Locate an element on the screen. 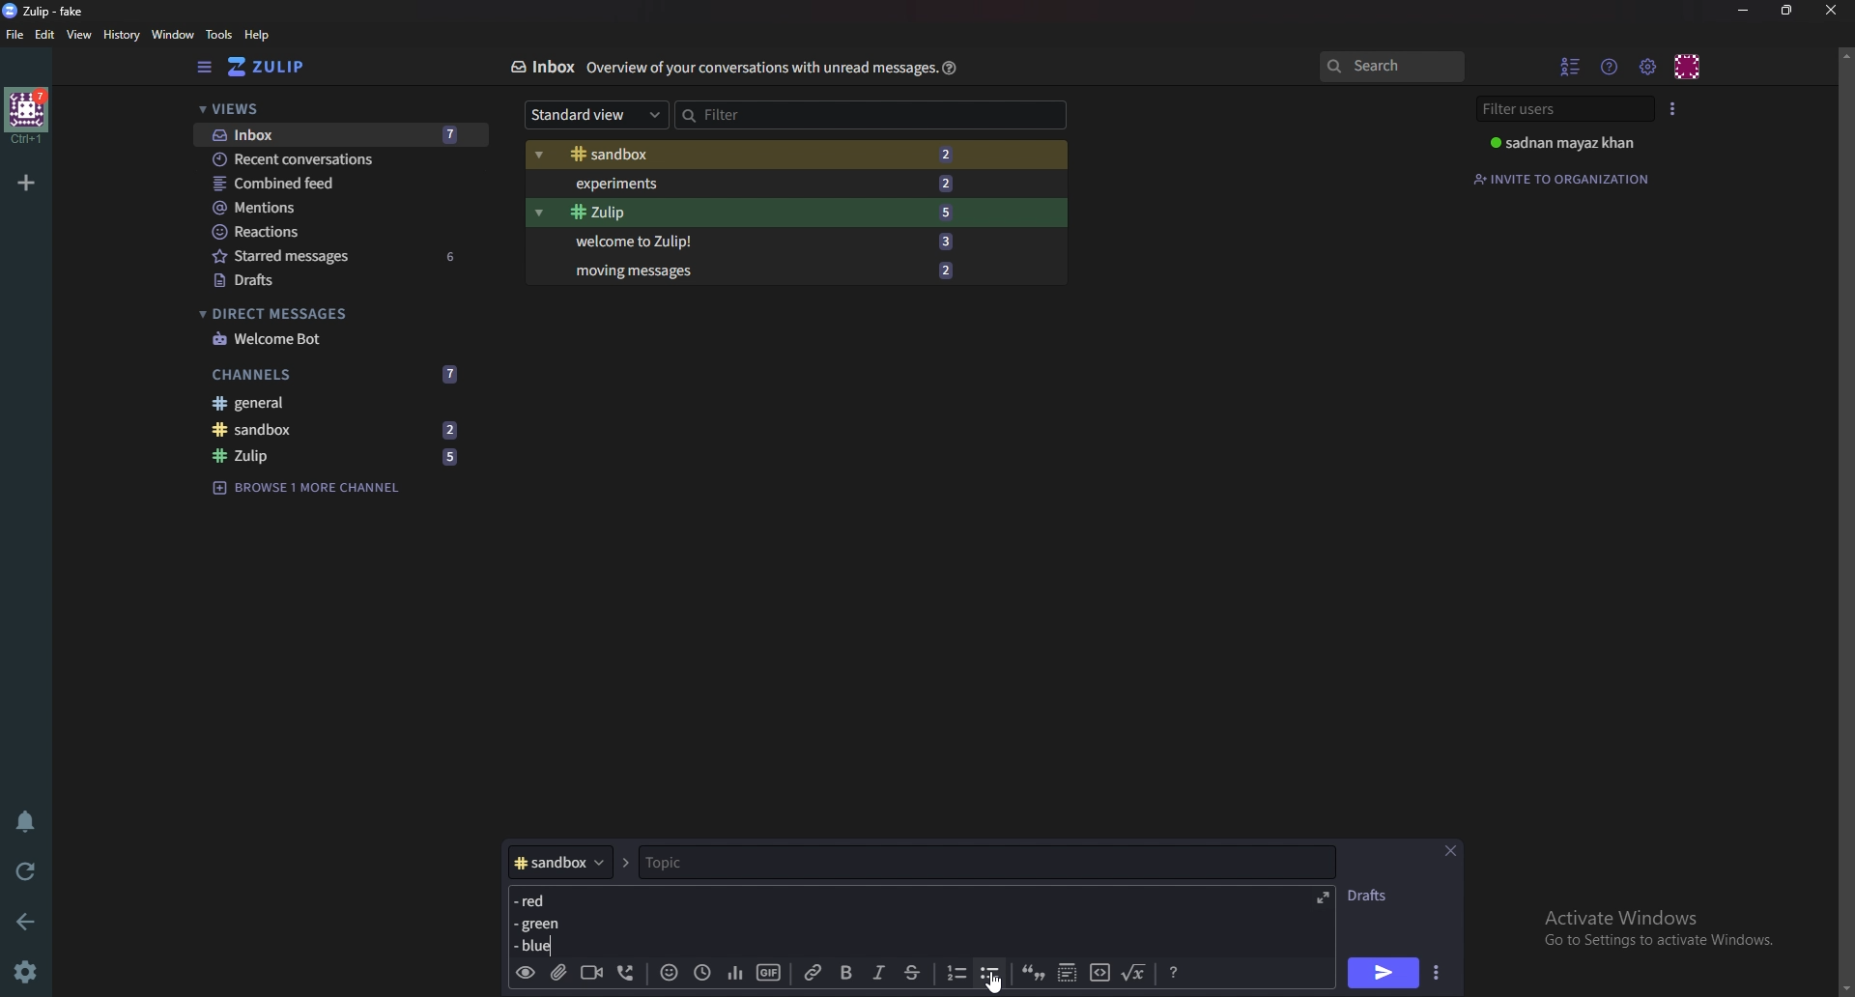  Cursor is located at coordinates (999, 981).